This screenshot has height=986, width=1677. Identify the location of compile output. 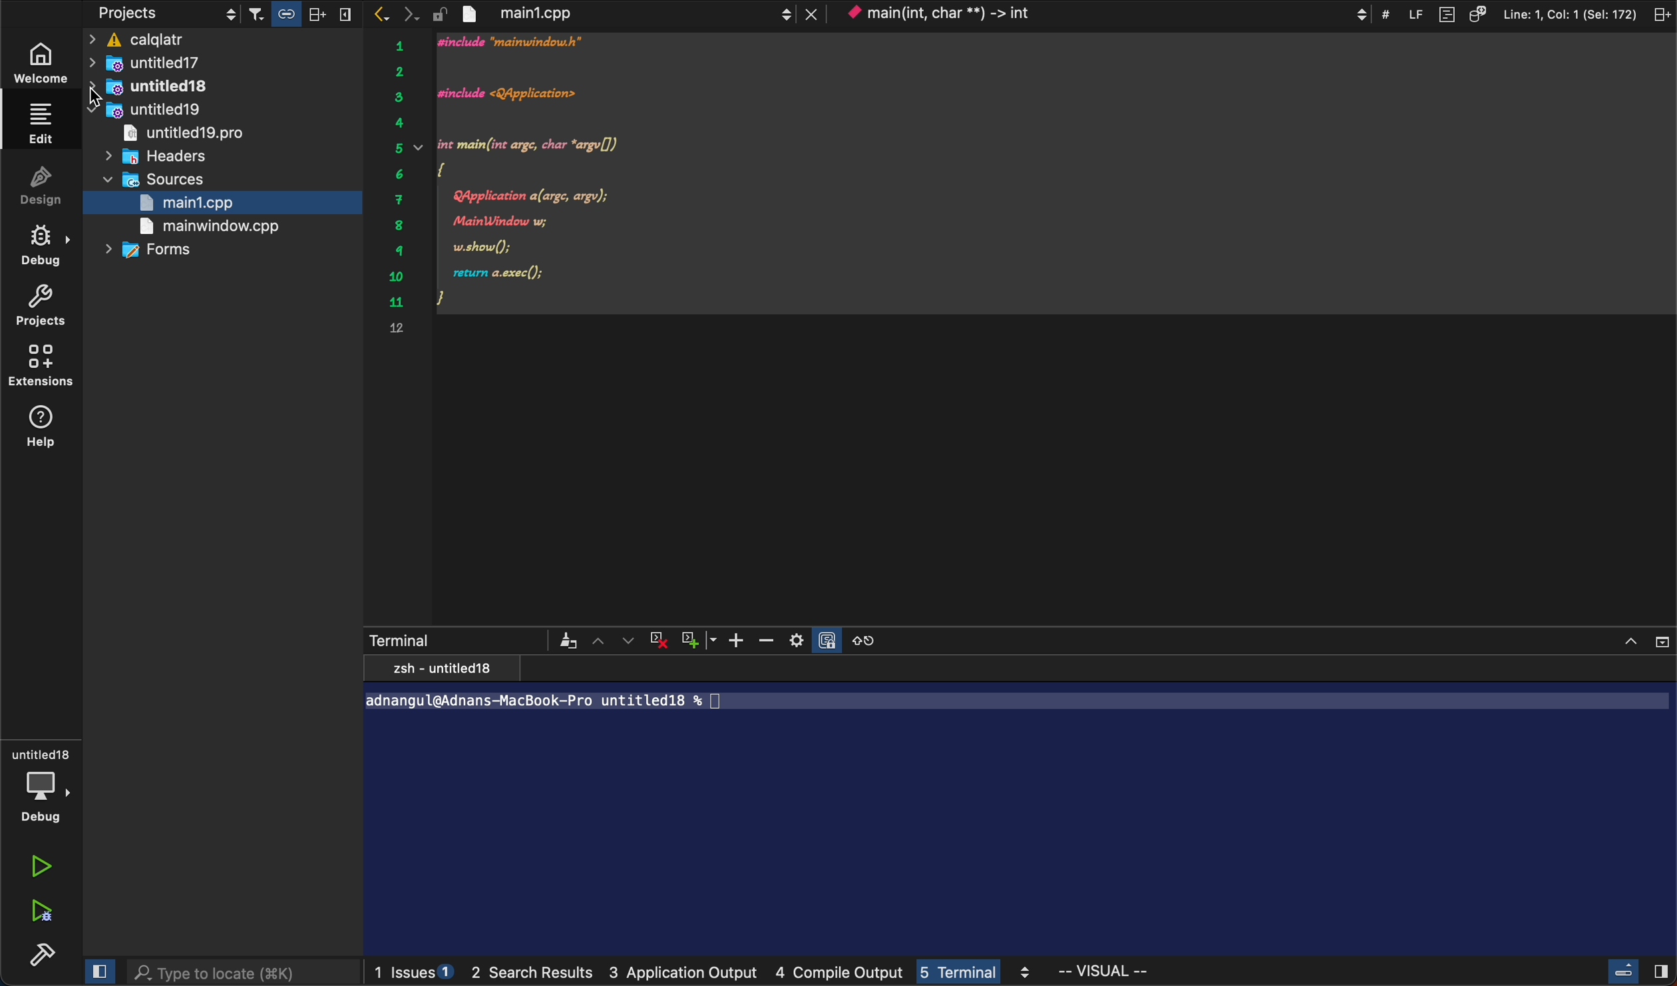
(840, 973).